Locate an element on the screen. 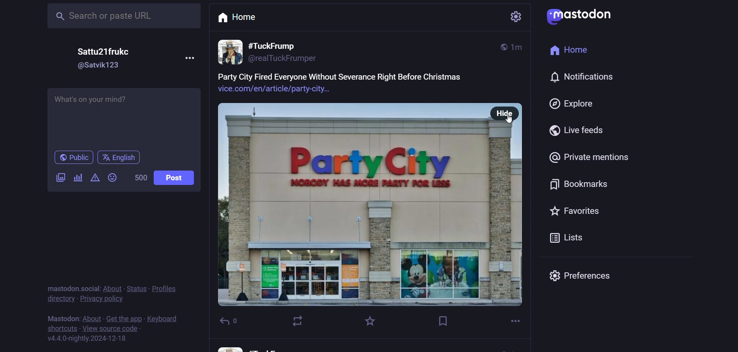 This screenshot has width=738, height=352. About is located at coordinates (92, 316).